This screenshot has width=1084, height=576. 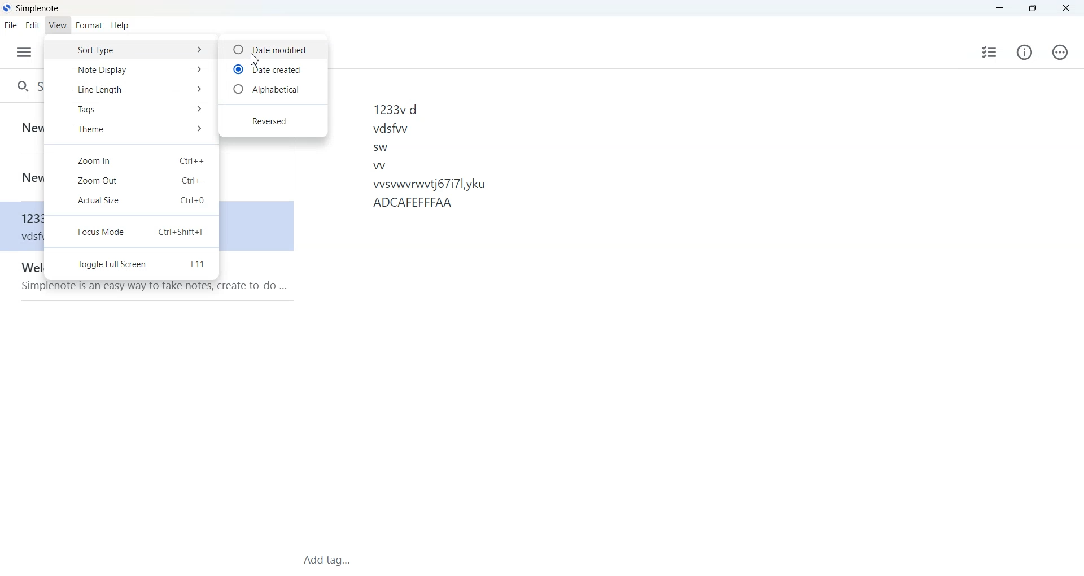 I want to click on Add tag, so click(x=362, y=560).